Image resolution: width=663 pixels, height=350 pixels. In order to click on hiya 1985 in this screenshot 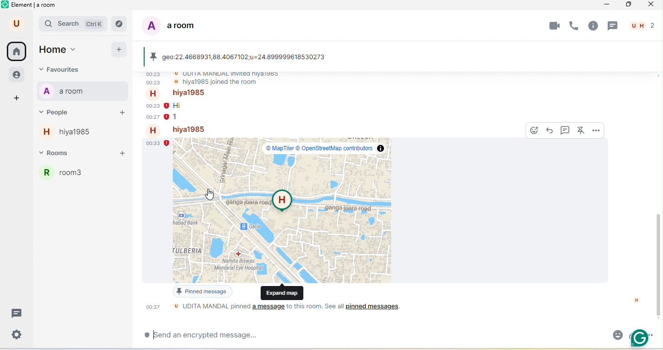, I will do `click(192, 130)`.